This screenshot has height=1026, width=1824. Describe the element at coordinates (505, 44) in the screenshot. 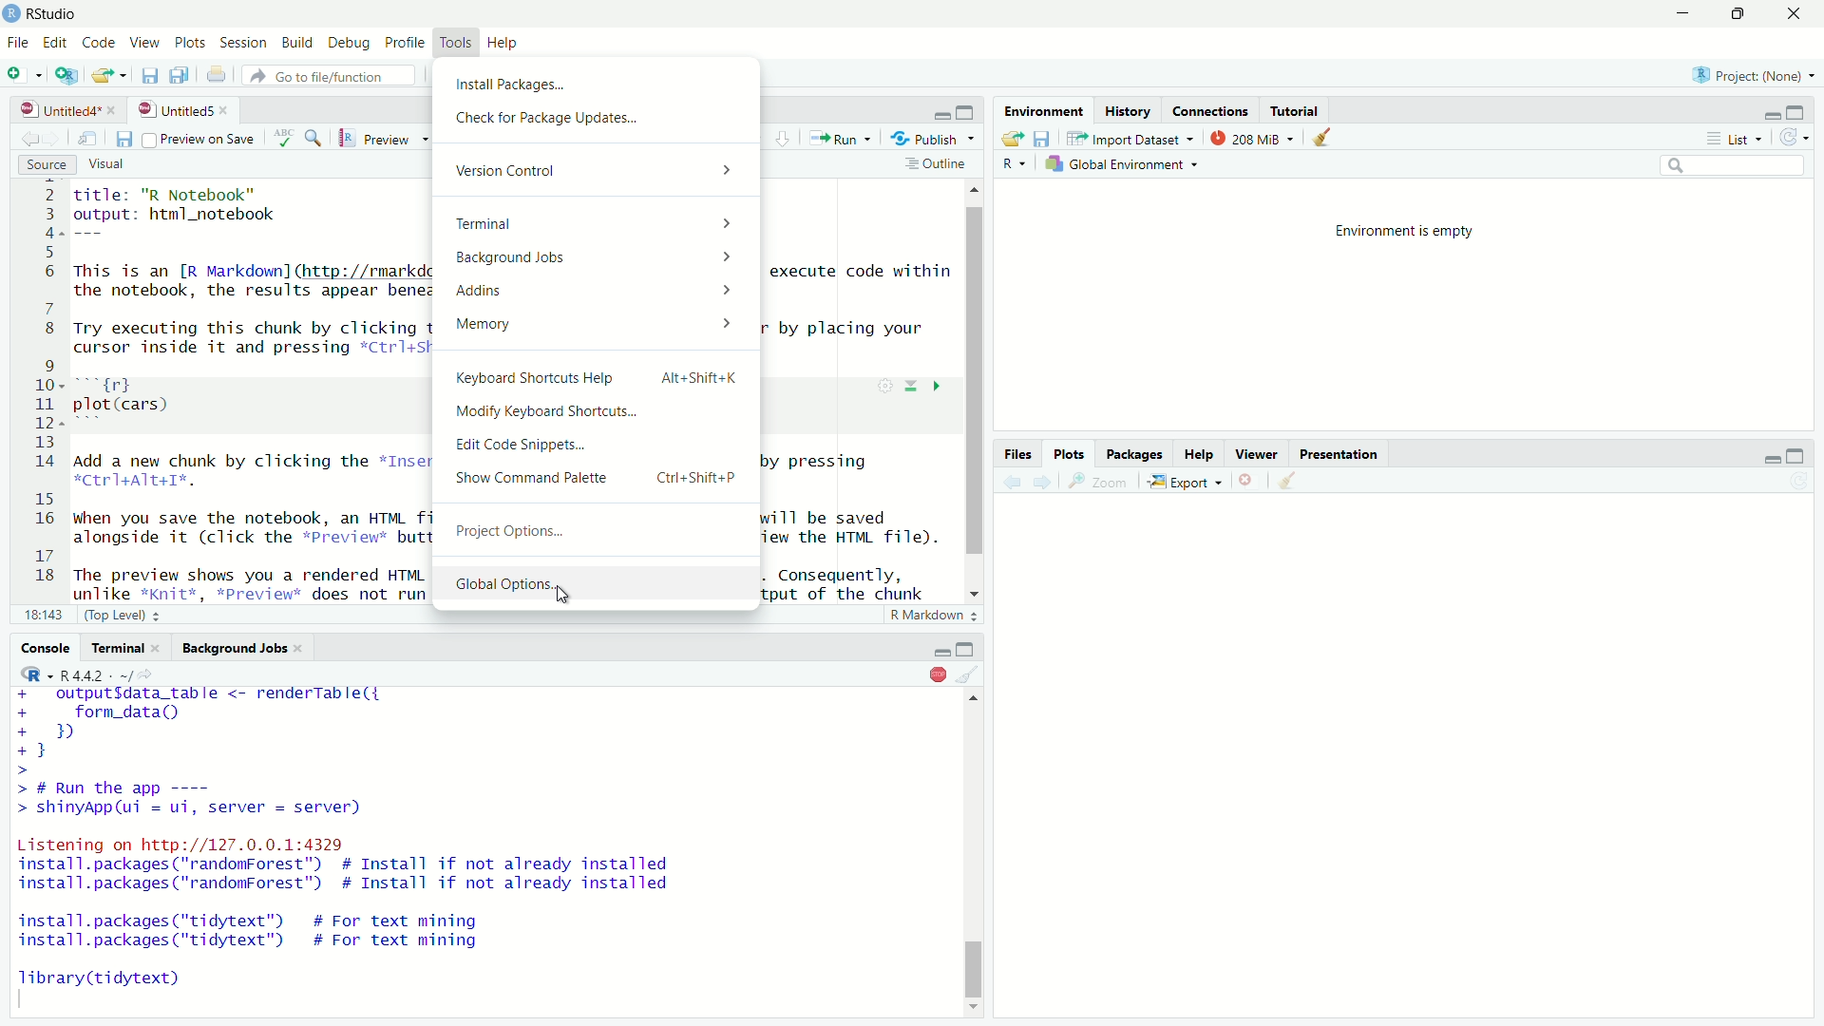

I see `Help` at that location.